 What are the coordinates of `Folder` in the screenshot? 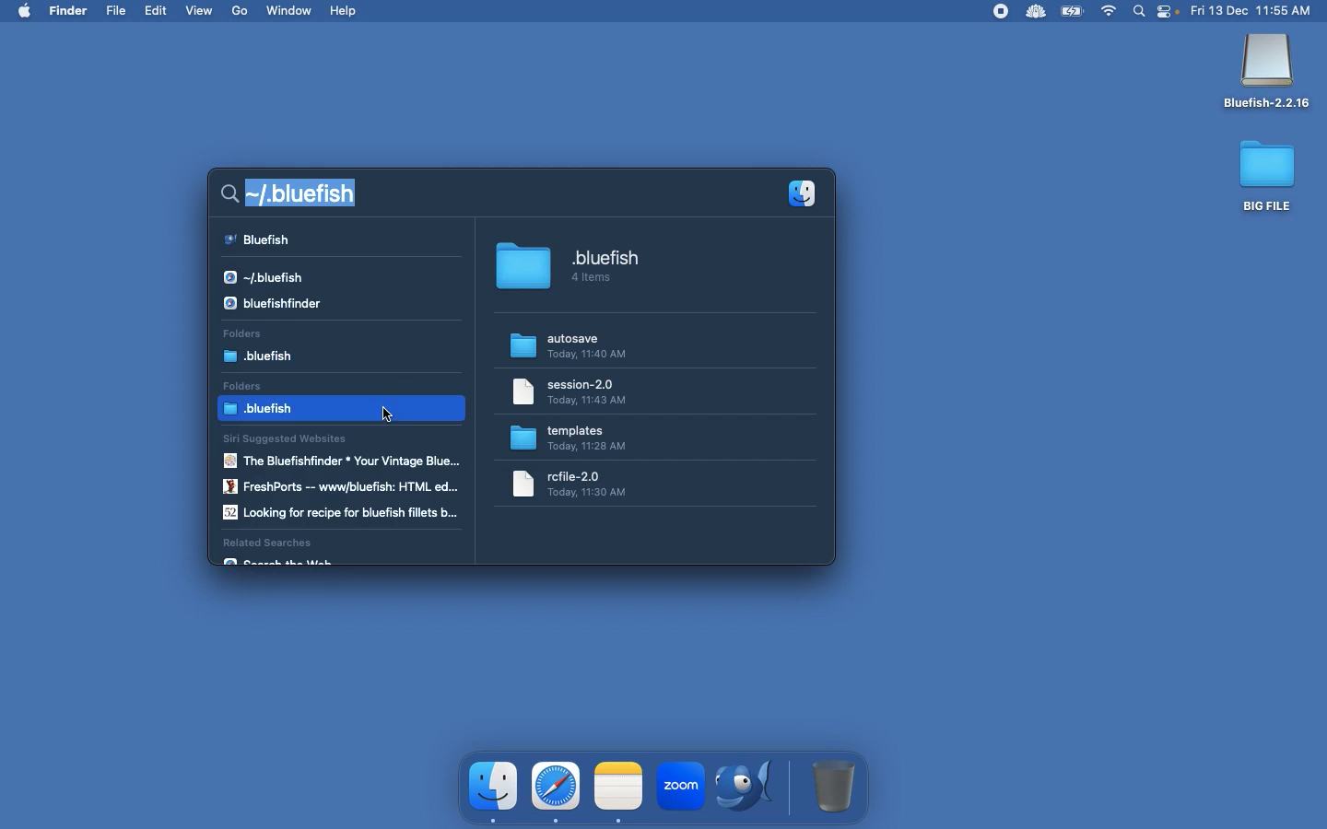 It's located at (574, 395).